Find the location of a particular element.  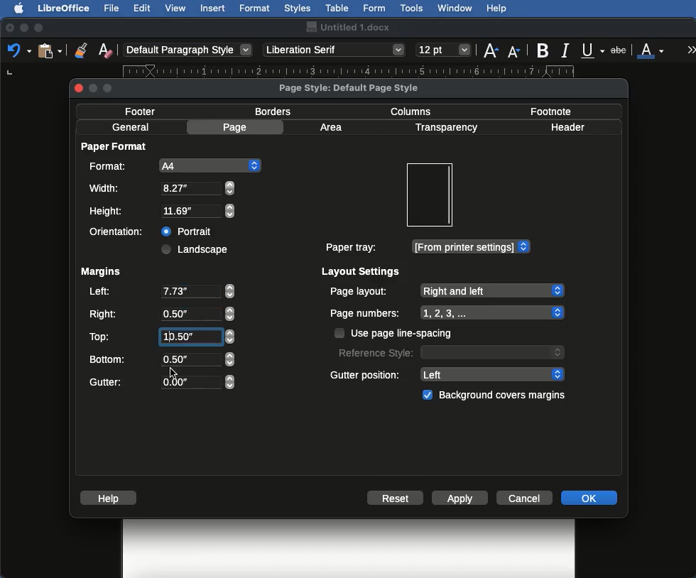

Styles is located at coordinates (297, 8).